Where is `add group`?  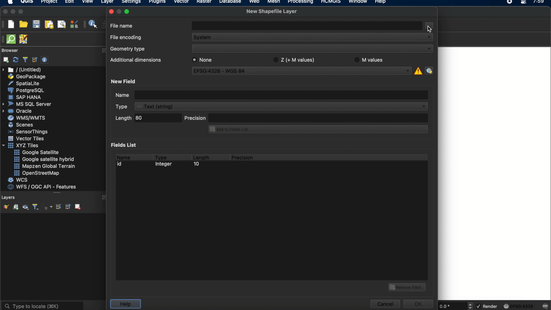
add group is located at coordinates (15, 207).